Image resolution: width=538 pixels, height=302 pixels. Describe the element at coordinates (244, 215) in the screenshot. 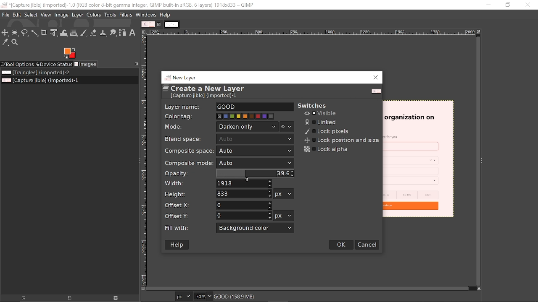

I see `offset Y` at that location.